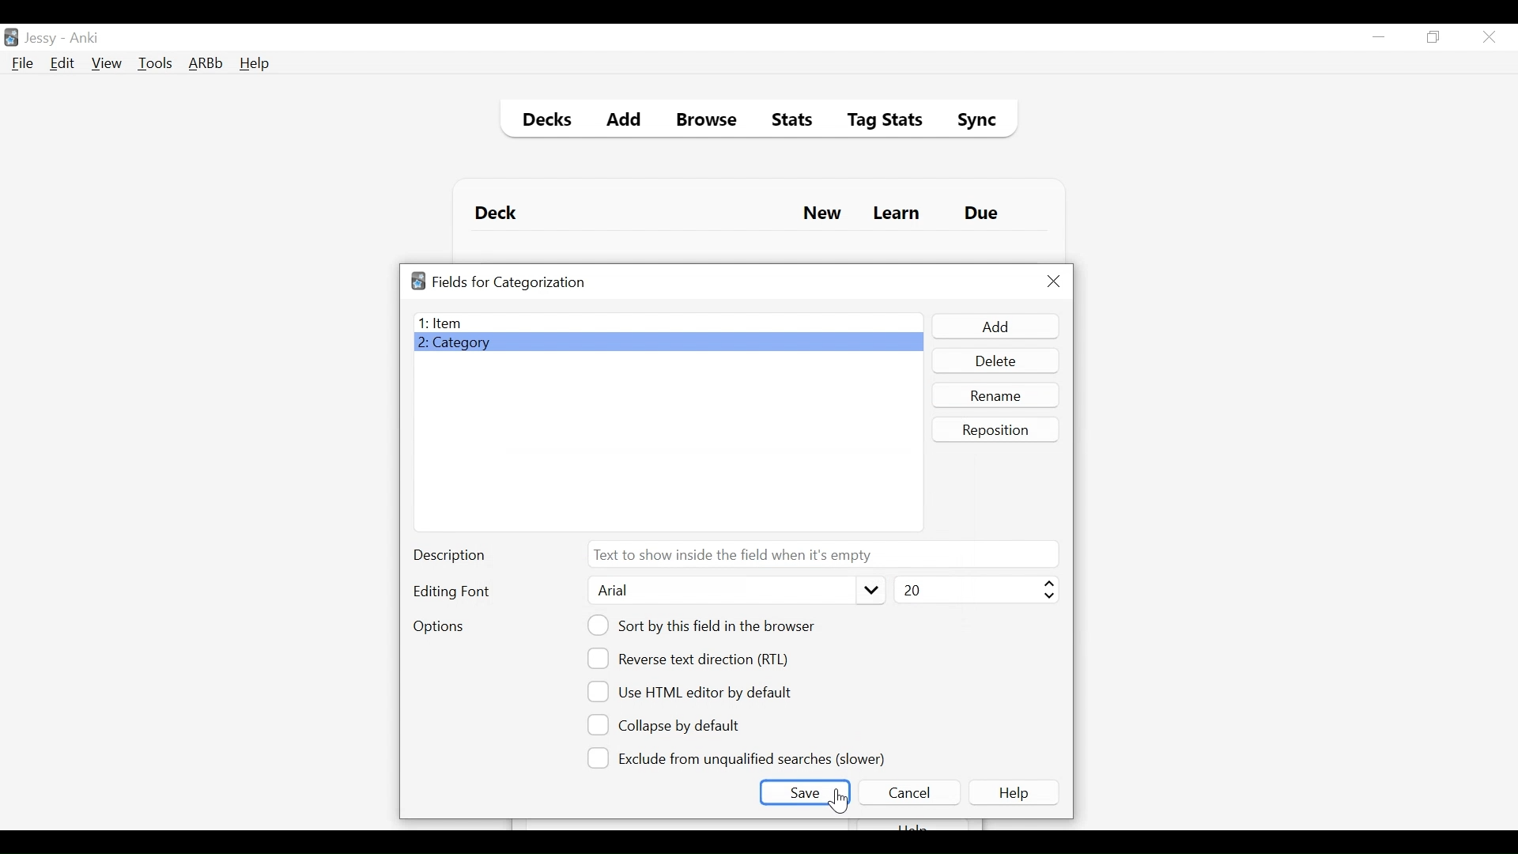 This screenshot has height=854, width=1518. I want to click on Rename, so click(997, 395).